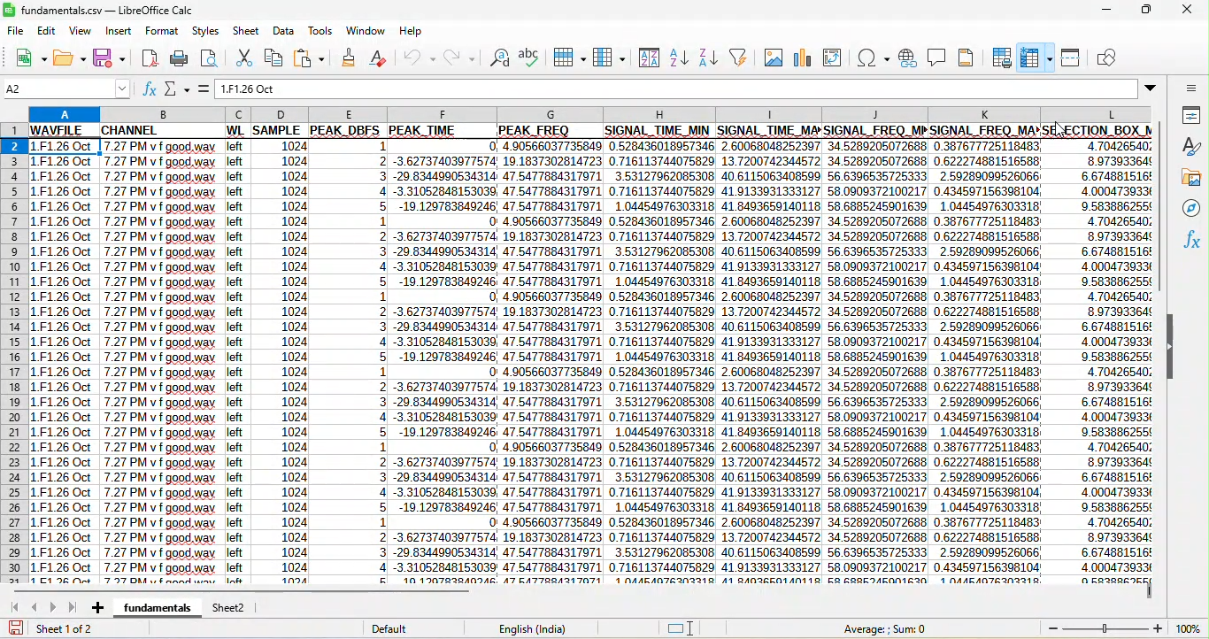 The image size is (1209, 639). I want to click on image, so click(770, 56).